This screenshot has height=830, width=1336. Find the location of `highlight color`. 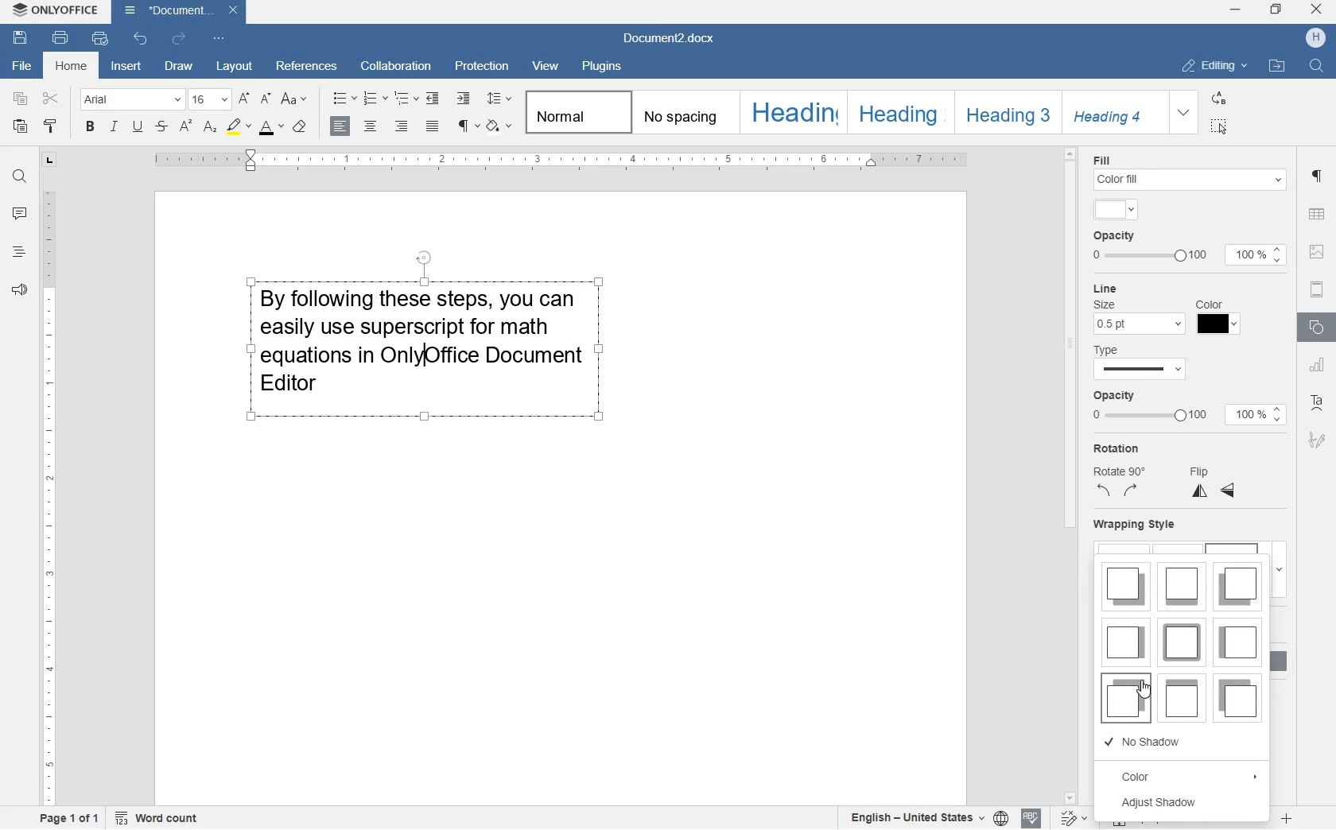

highlight color is located at coordinates (238, 127).